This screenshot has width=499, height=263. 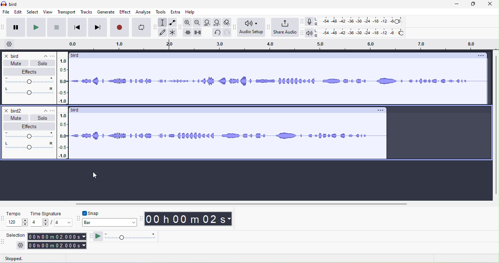 What do you see at coordinates (188, 22) in the screenshot?
I see `zoom in` at bounding box center [188, 22].